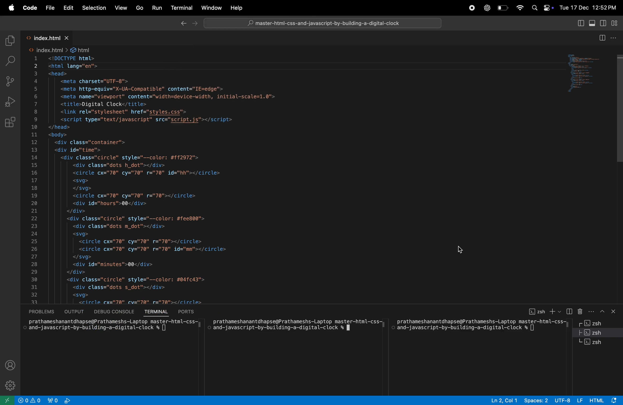 The height and width of the screenshot is (405, 623). Describe the element at coordinates (50, 38) in the screenshot. I see `index.html` at that location.